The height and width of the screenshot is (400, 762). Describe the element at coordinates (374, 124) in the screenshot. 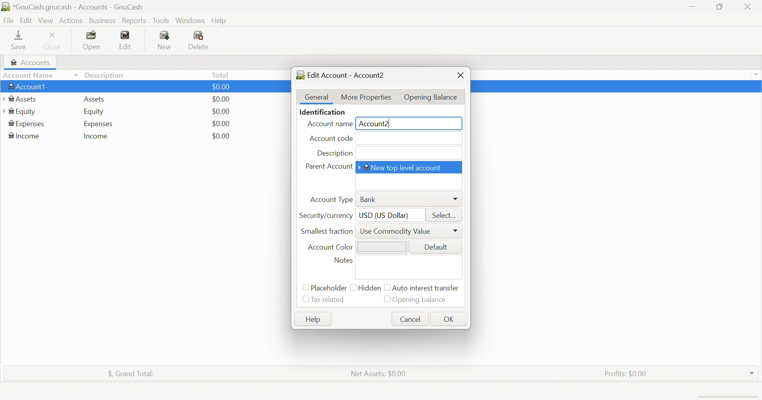

I see `Account2` at that location.